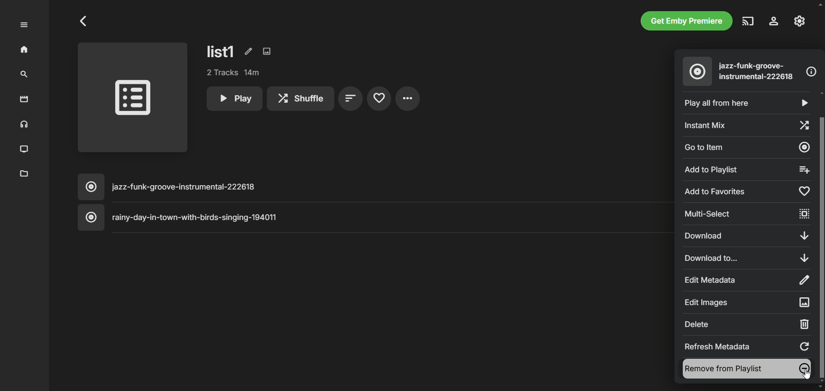  What do you see at coordinates (746, 302) in the screenshot?
I see `Edit images` at bounding box center [746, 302].